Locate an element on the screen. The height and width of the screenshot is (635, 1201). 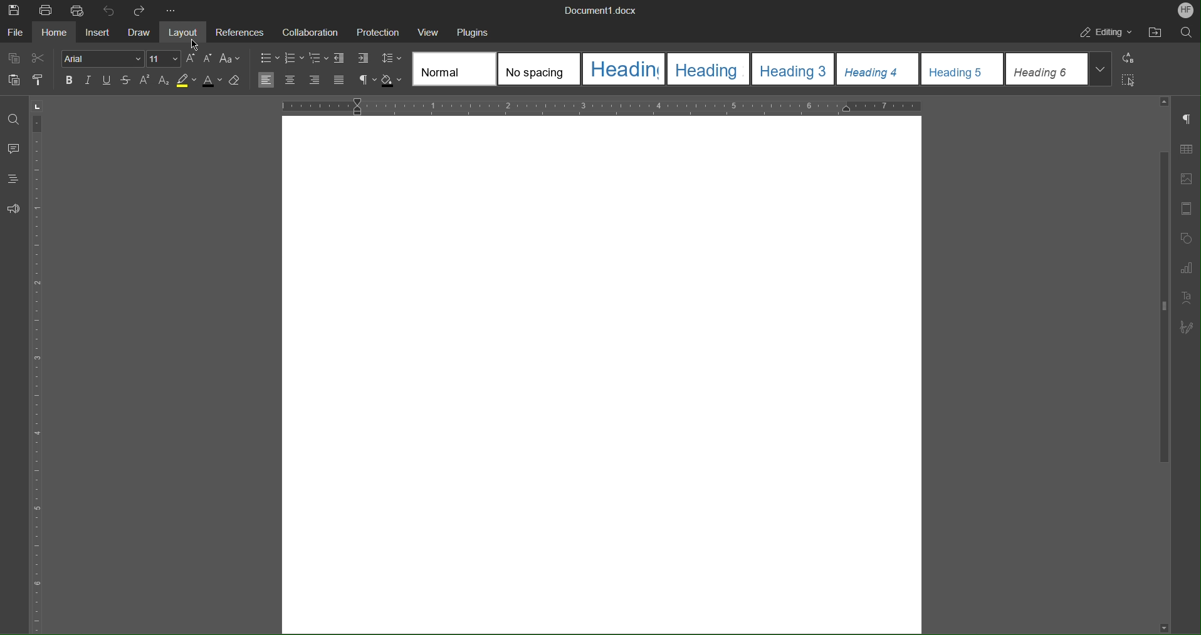
Subscript is located at coordinates (164, 81).